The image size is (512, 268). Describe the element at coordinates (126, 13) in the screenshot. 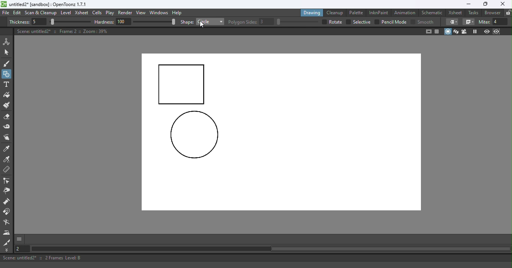

I see `Render` at that location.